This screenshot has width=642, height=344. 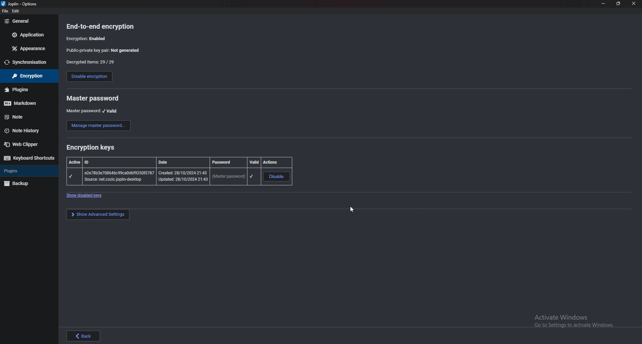 What do you see at coordinates (30, 159) in the screenshot?
I see `` at bounding box center [30, 159].